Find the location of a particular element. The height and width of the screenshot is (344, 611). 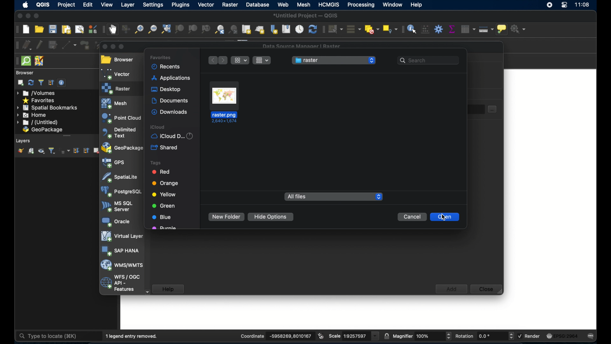

hide options is located at coordinates (270, 216).